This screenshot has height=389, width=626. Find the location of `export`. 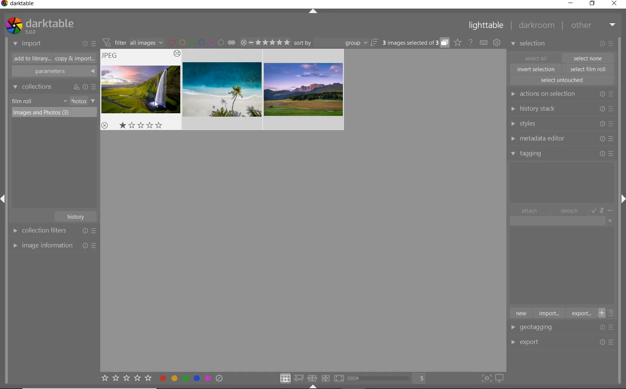

export is located at coordinates (581, 313).